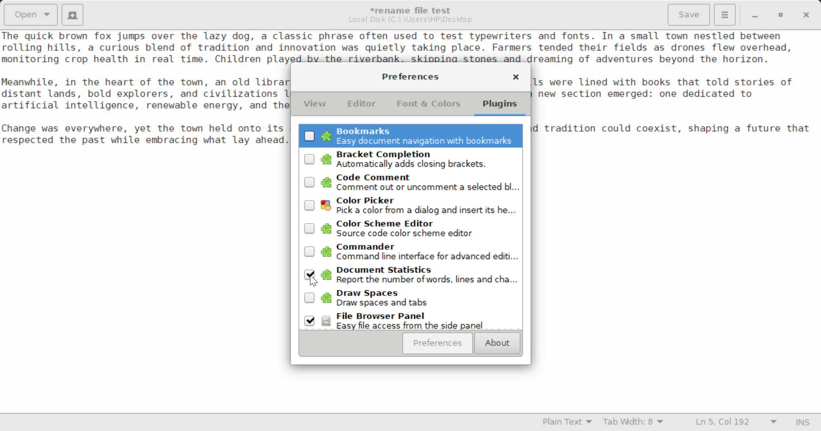  Describe the element at coordinates (690, 15) in the screenshot. I see `Save` at that location.